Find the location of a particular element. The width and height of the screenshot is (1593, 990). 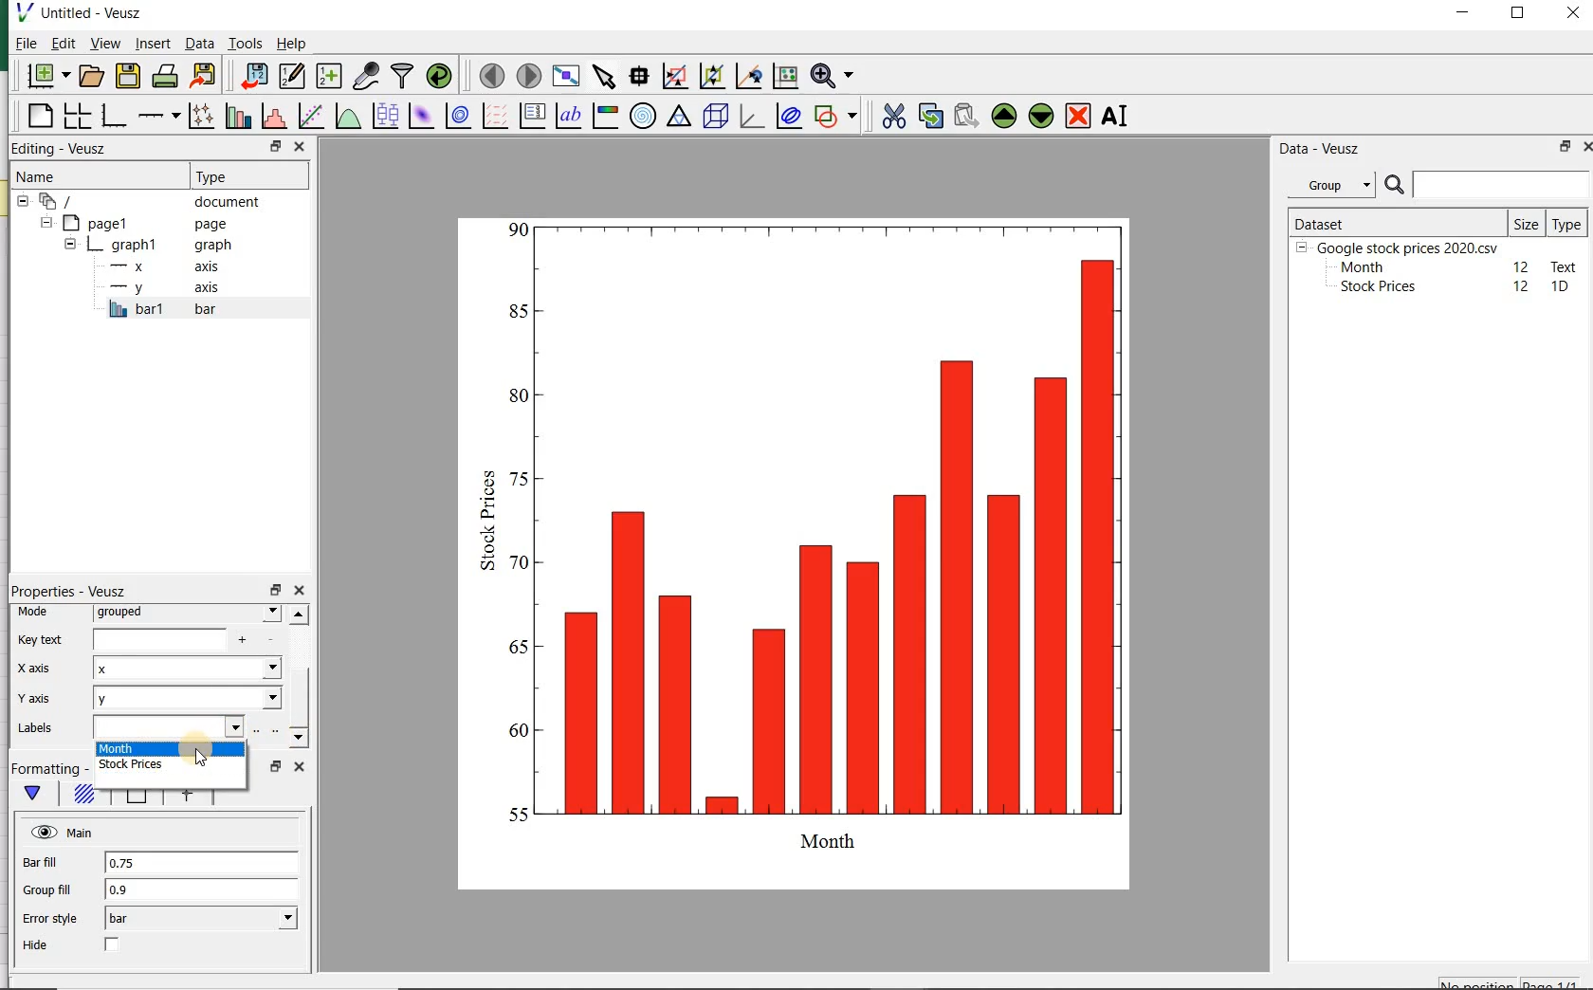

x is located at coordinates (187, 667).